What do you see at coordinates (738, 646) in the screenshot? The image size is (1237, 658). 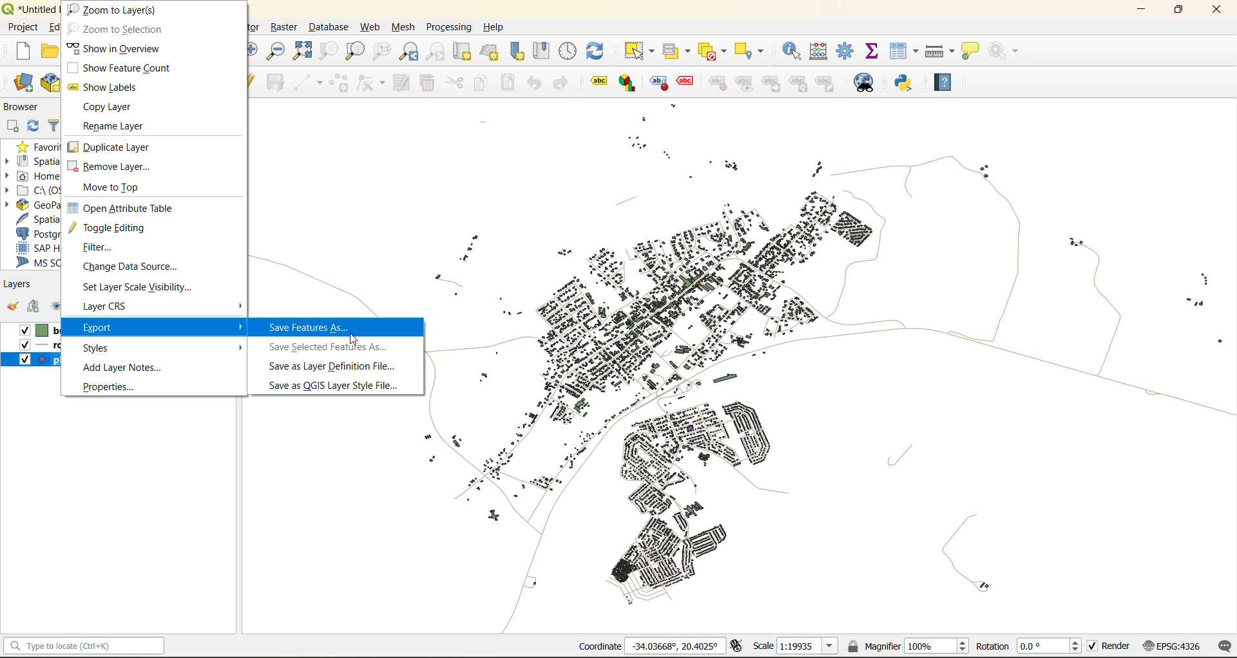 I see `toggle extents` at bounding box center [738, 646].